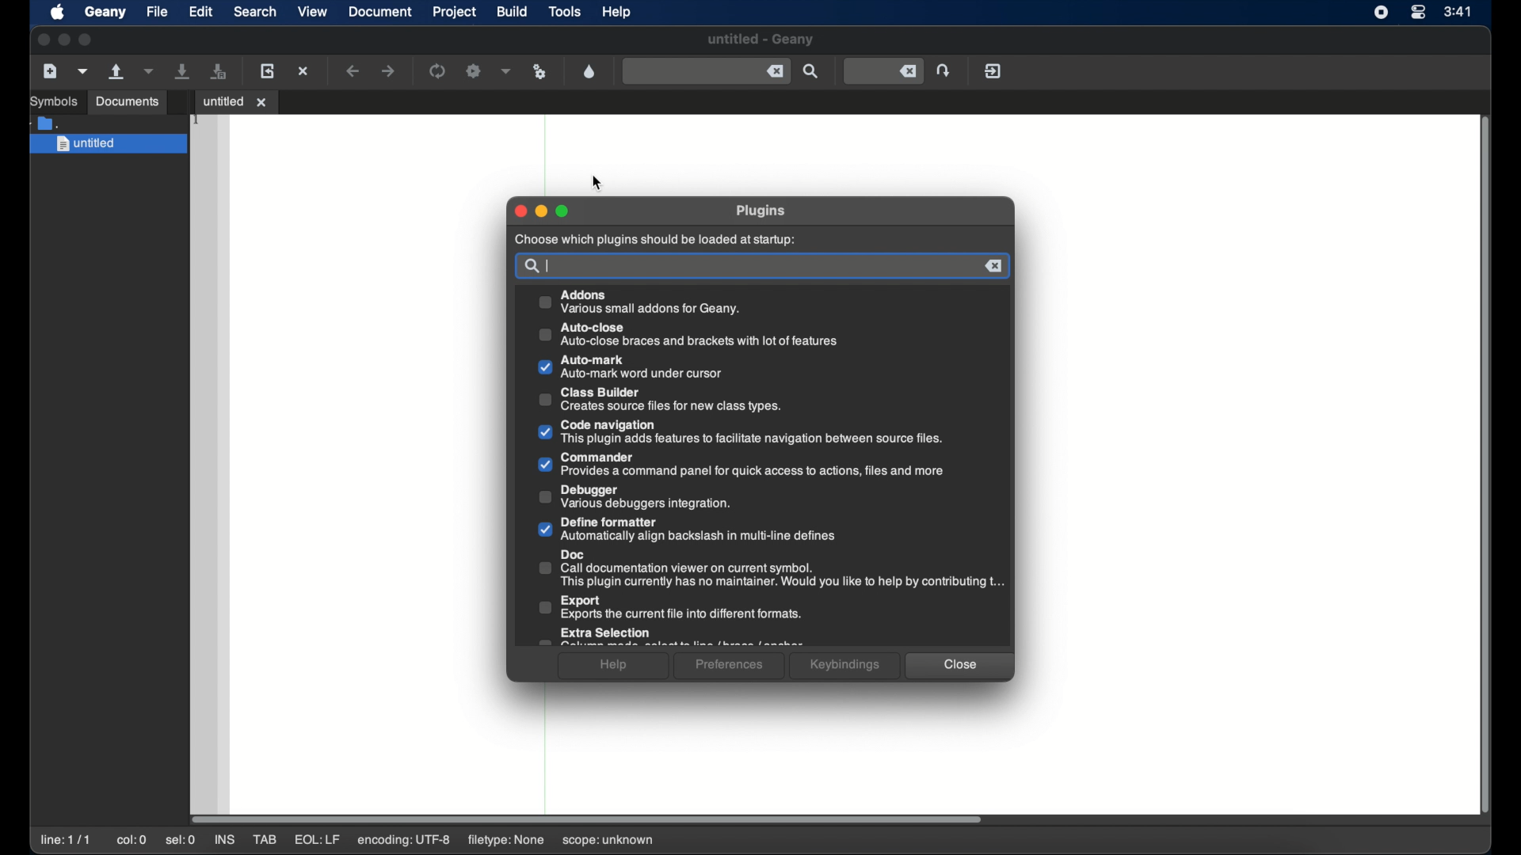 This screenshot has width=1521, height=855. What do you see at coordinates (389, 71) in the screenshot?
I see `navigate forward a location` at bounding box center [389, 71].